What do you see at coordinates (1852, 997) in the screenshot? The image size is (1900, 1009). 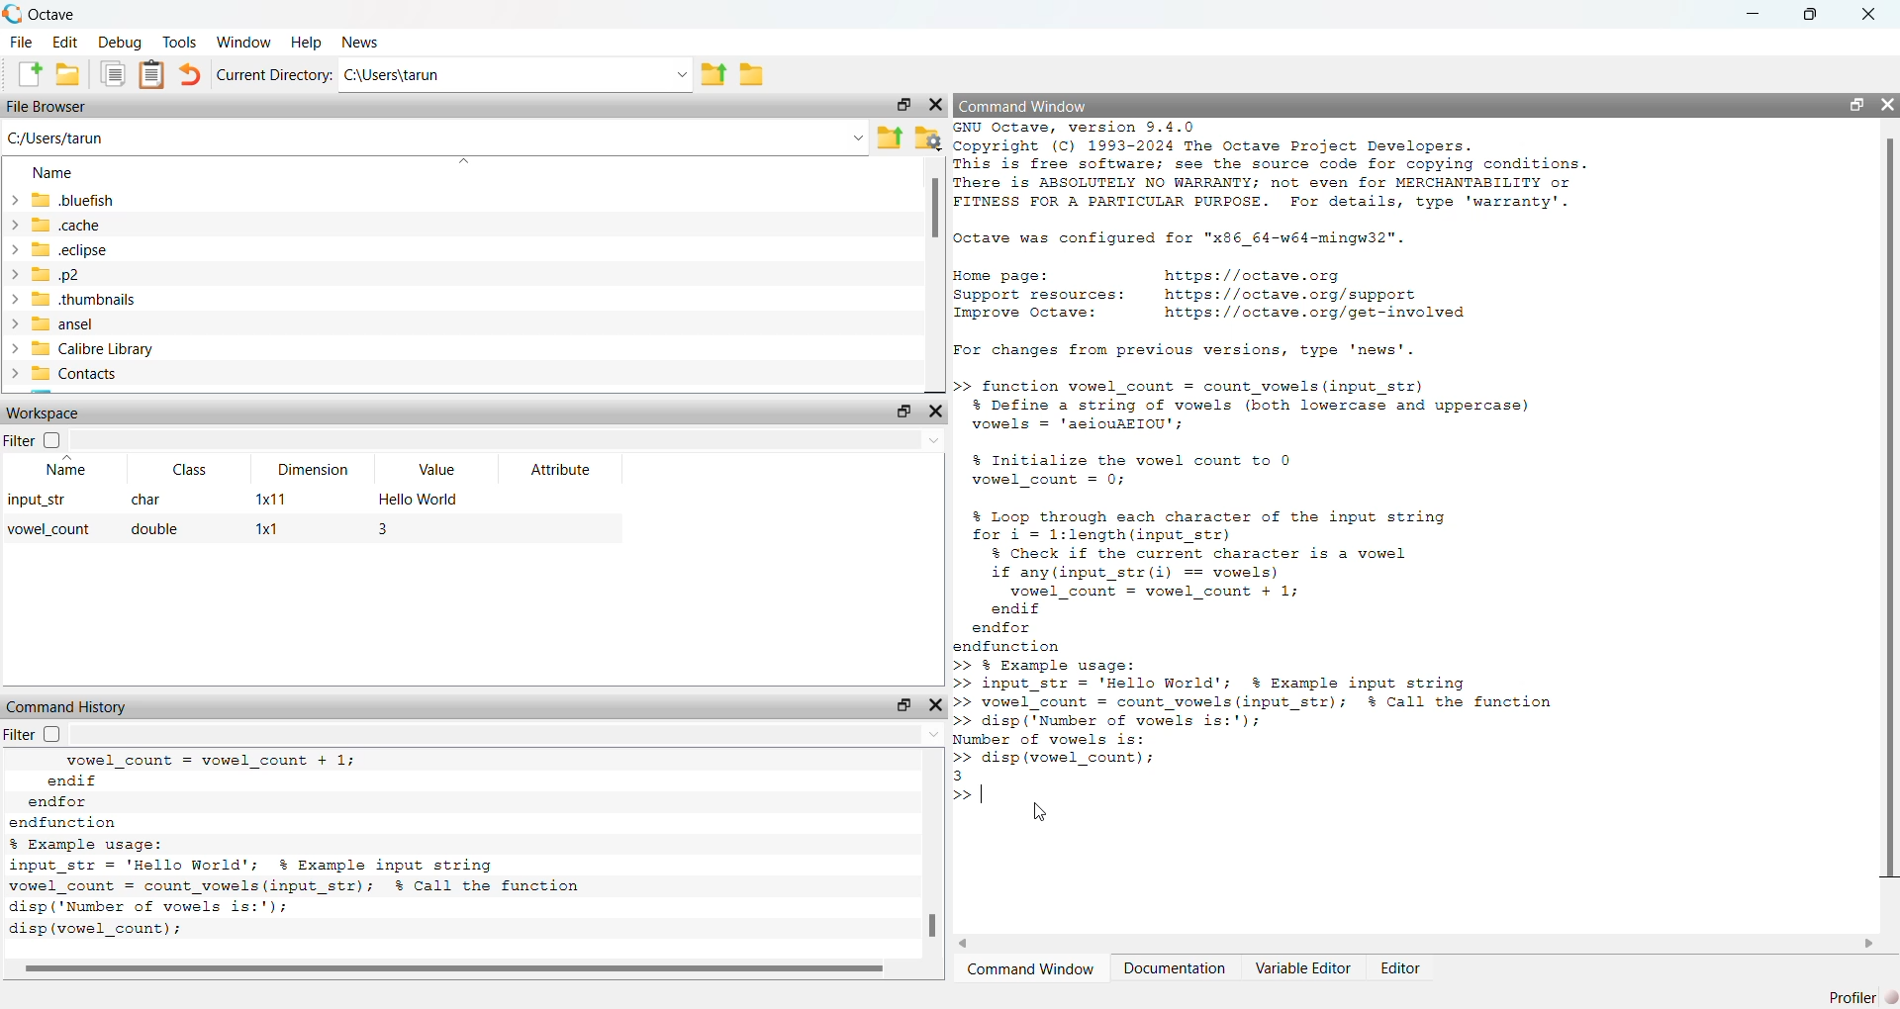 I see `Profiler` at bounding box center [1852, 997].